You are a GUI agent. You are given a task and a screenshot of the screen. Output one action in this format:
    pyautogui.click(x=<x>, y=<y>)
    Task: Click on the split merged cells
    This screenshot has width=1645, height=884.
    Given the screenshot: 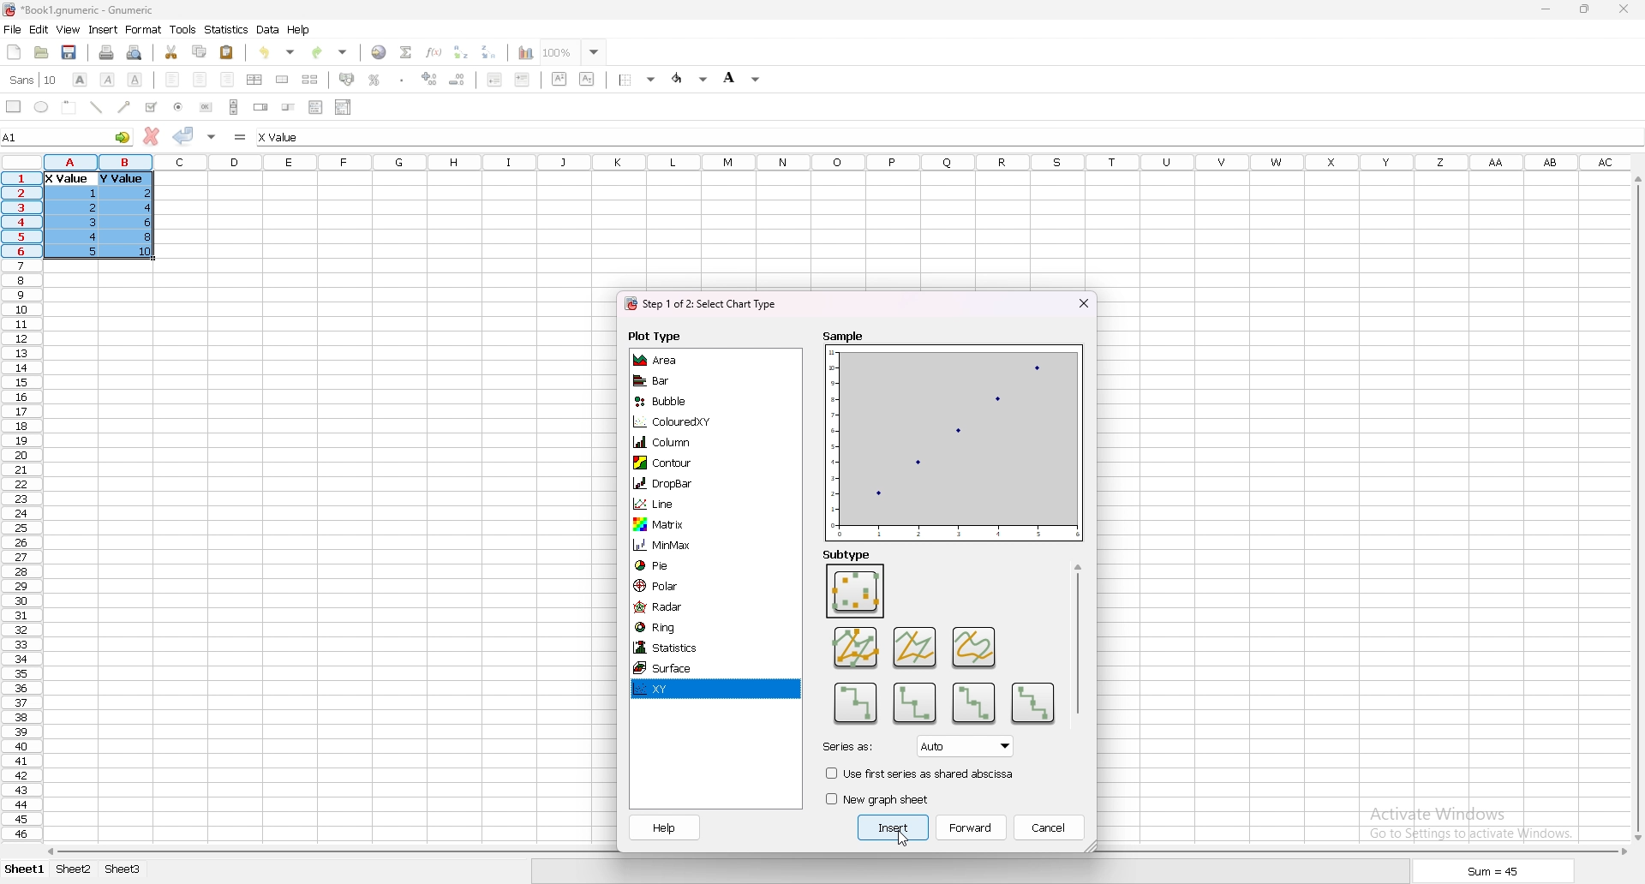 What is the action you would take?
    pyautogui.click(x=309, y=80)
    